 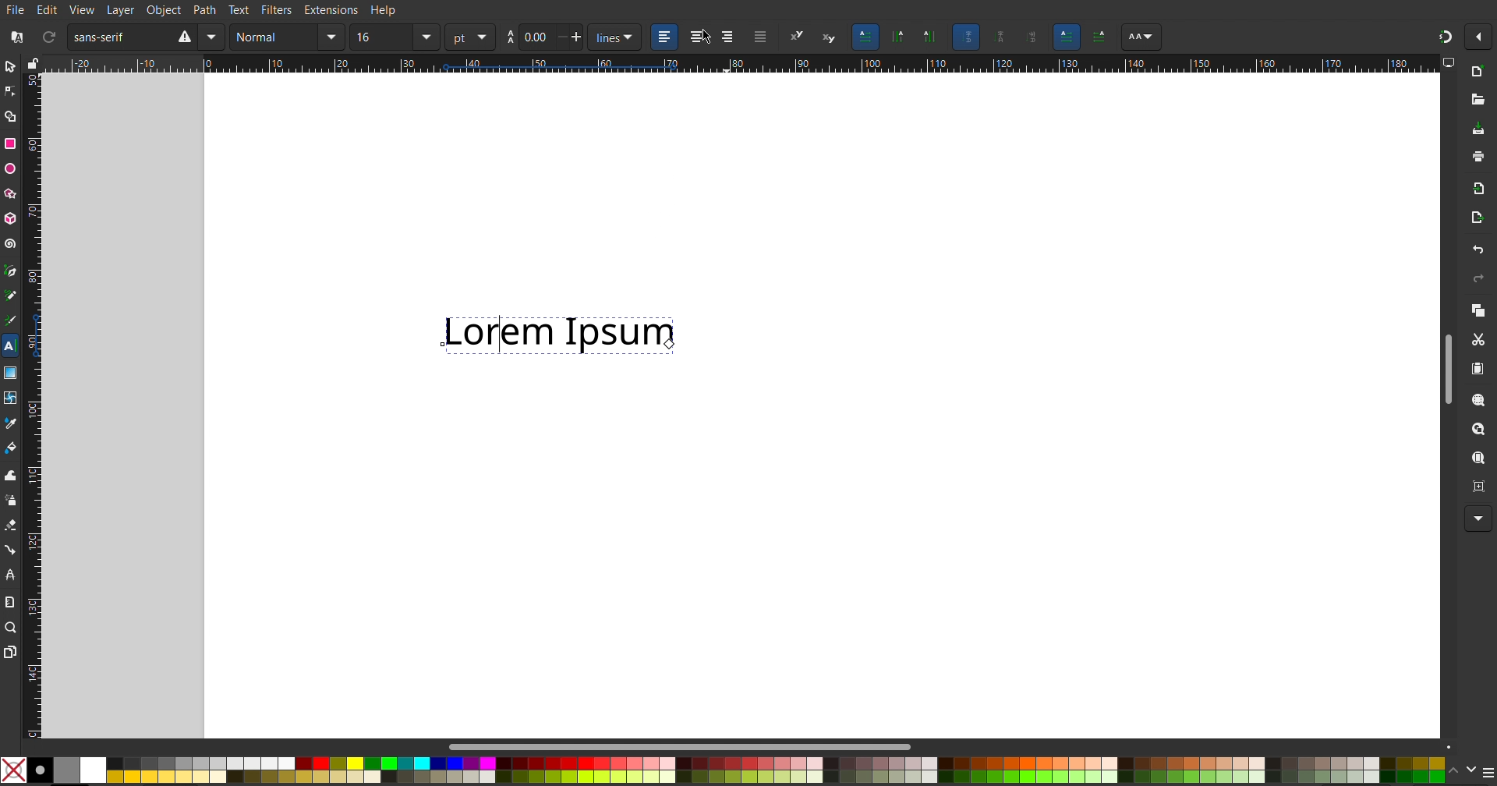 I want to click on Pen Tool, so click(x=13, y=272).